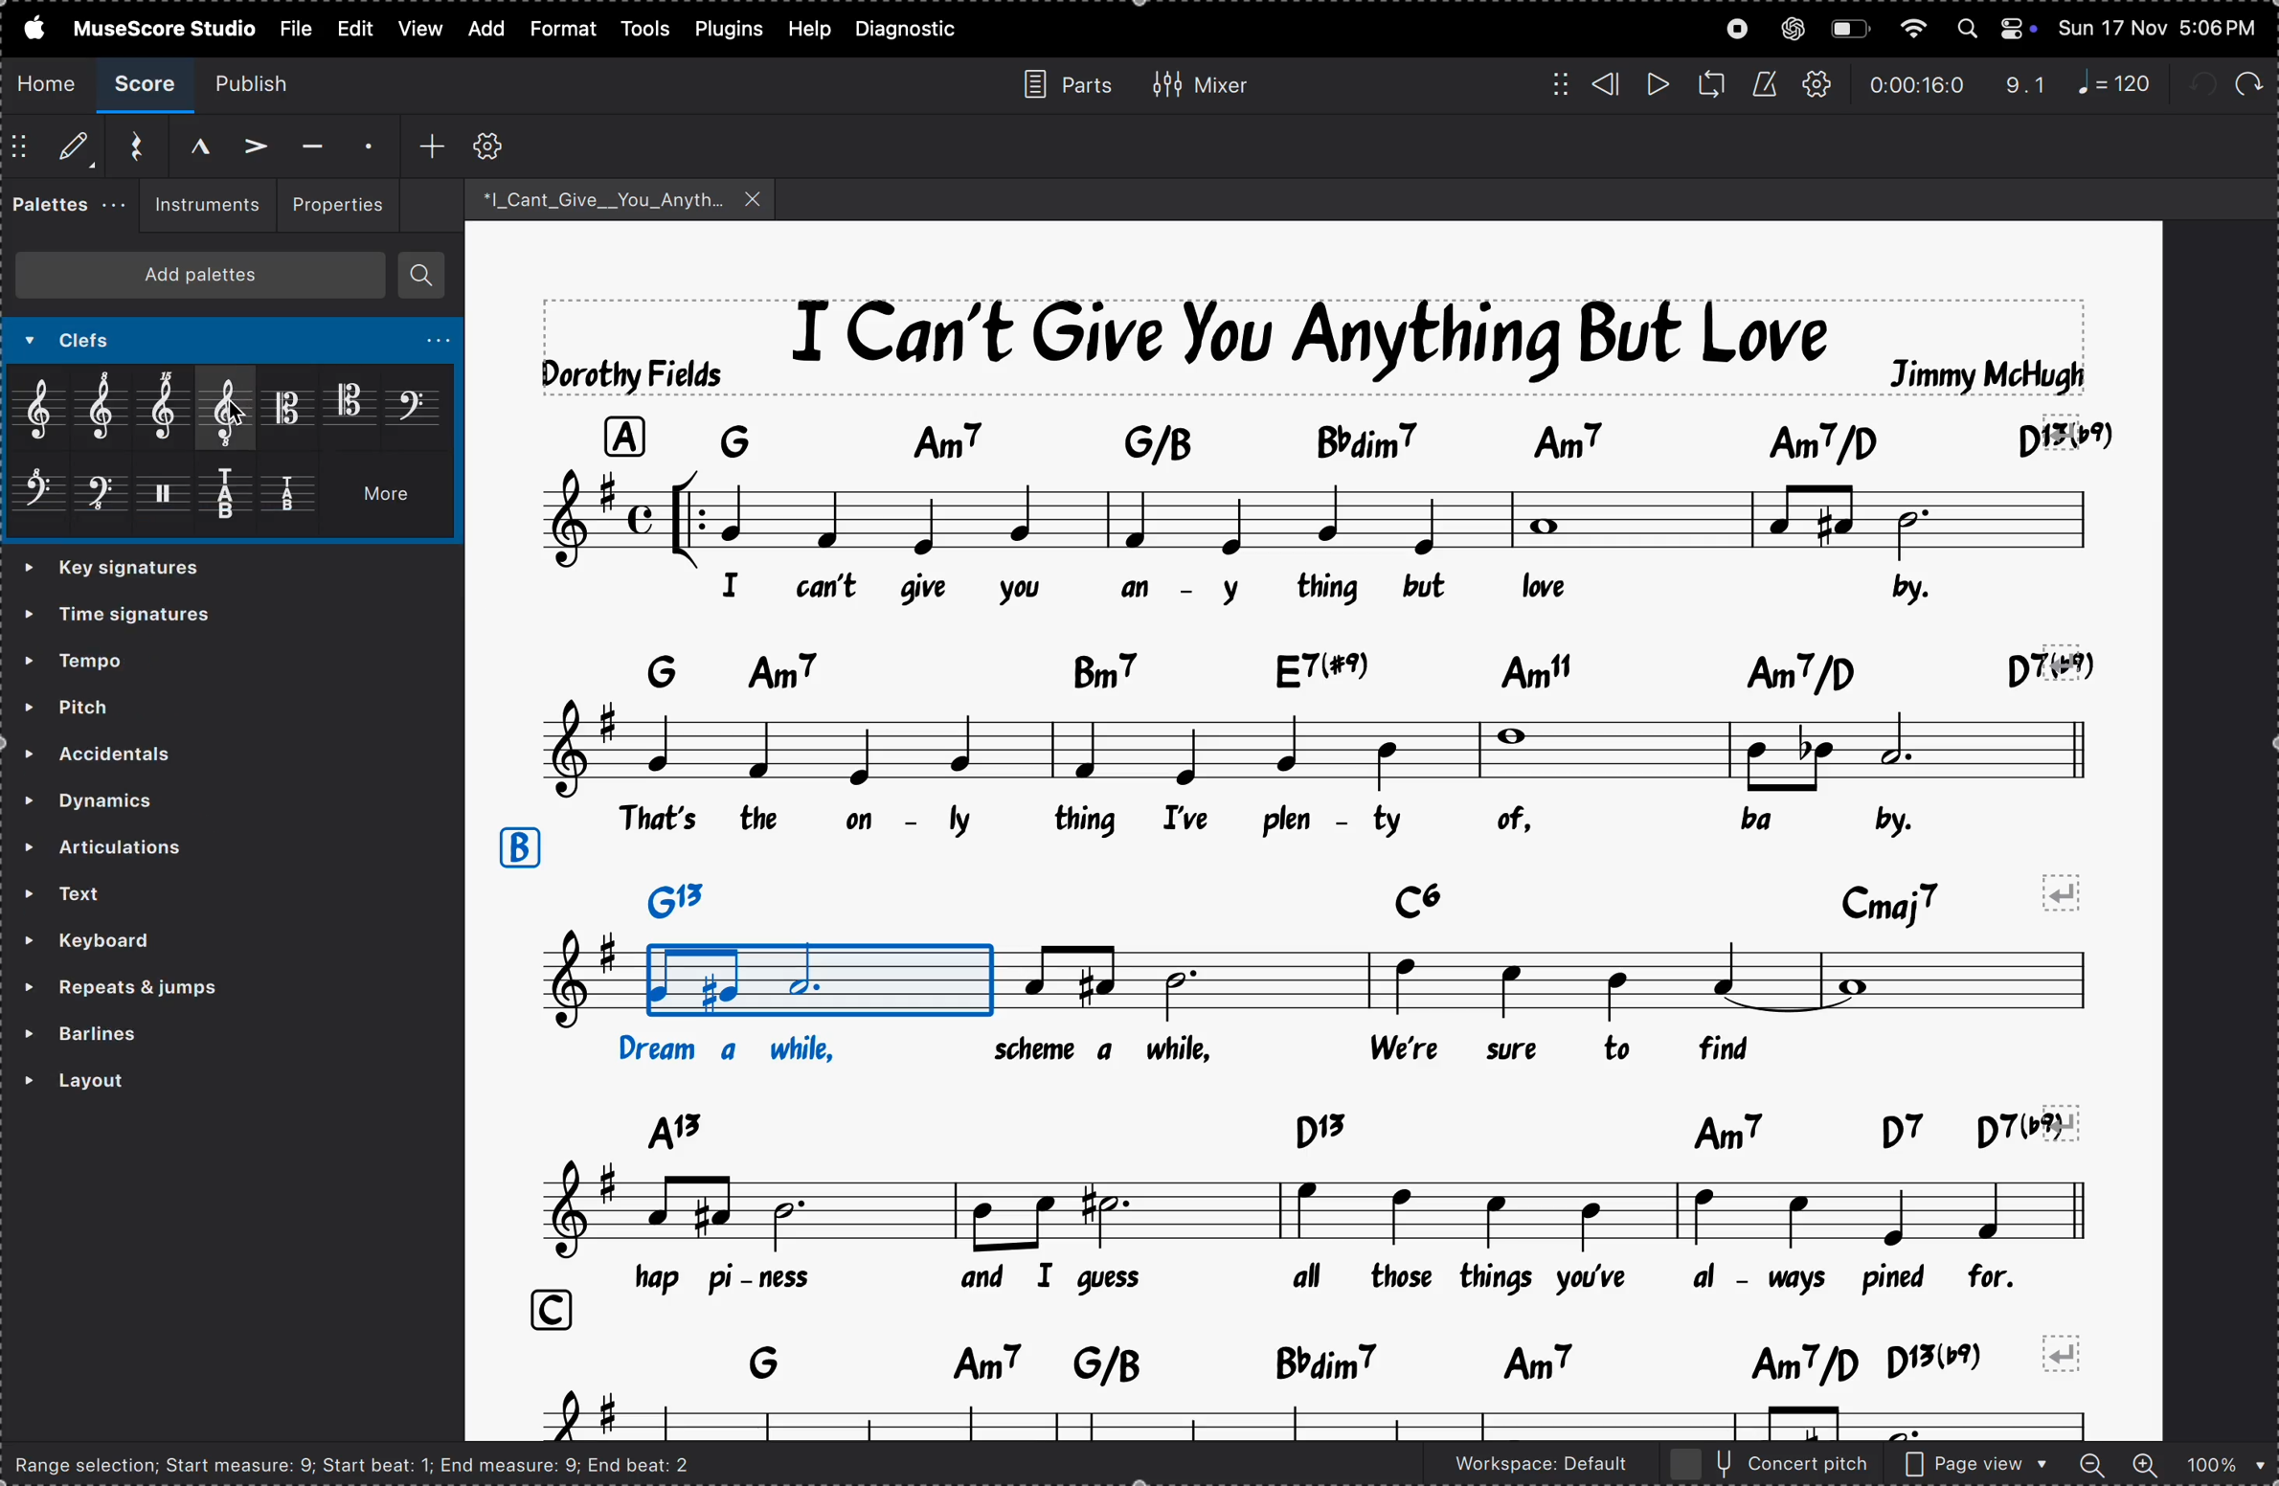 The height and width of the screenshot is (1486, 2279). What do you see at coordinates (432, 144) in the screenshot?
I see `add` at bounding box center [432, 144].